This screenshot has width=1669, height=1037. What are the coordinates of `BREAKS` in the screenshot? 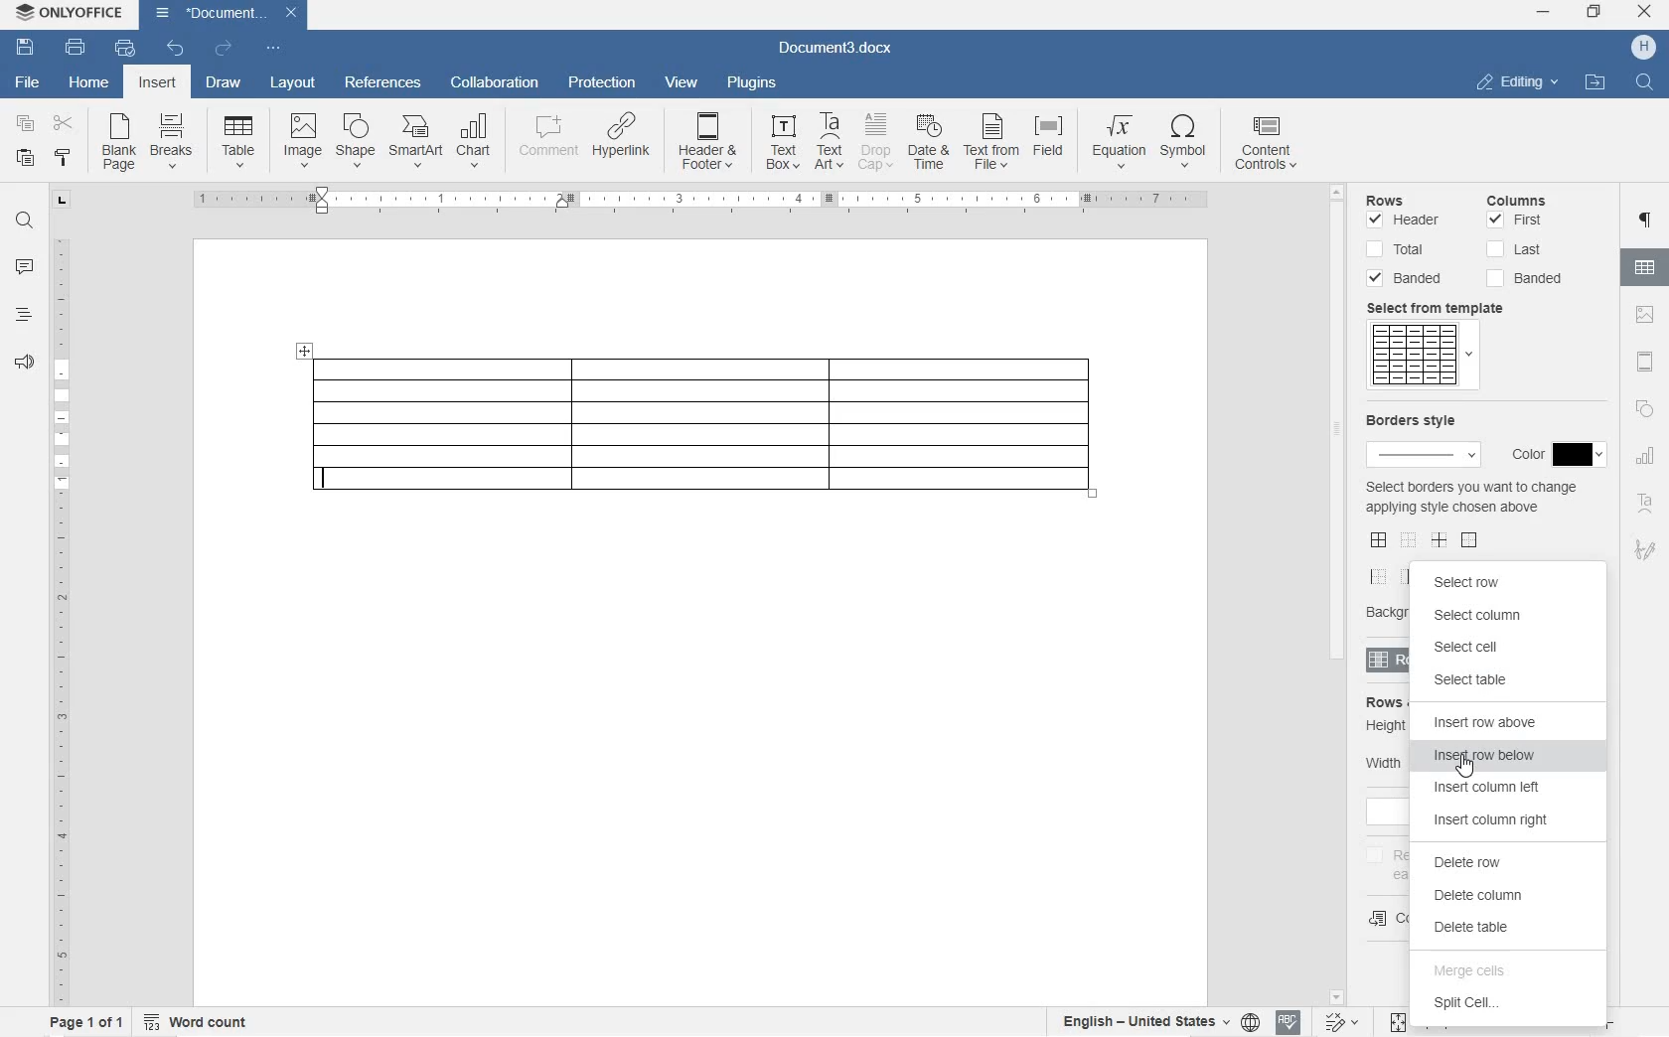 It's located at (174, 142).